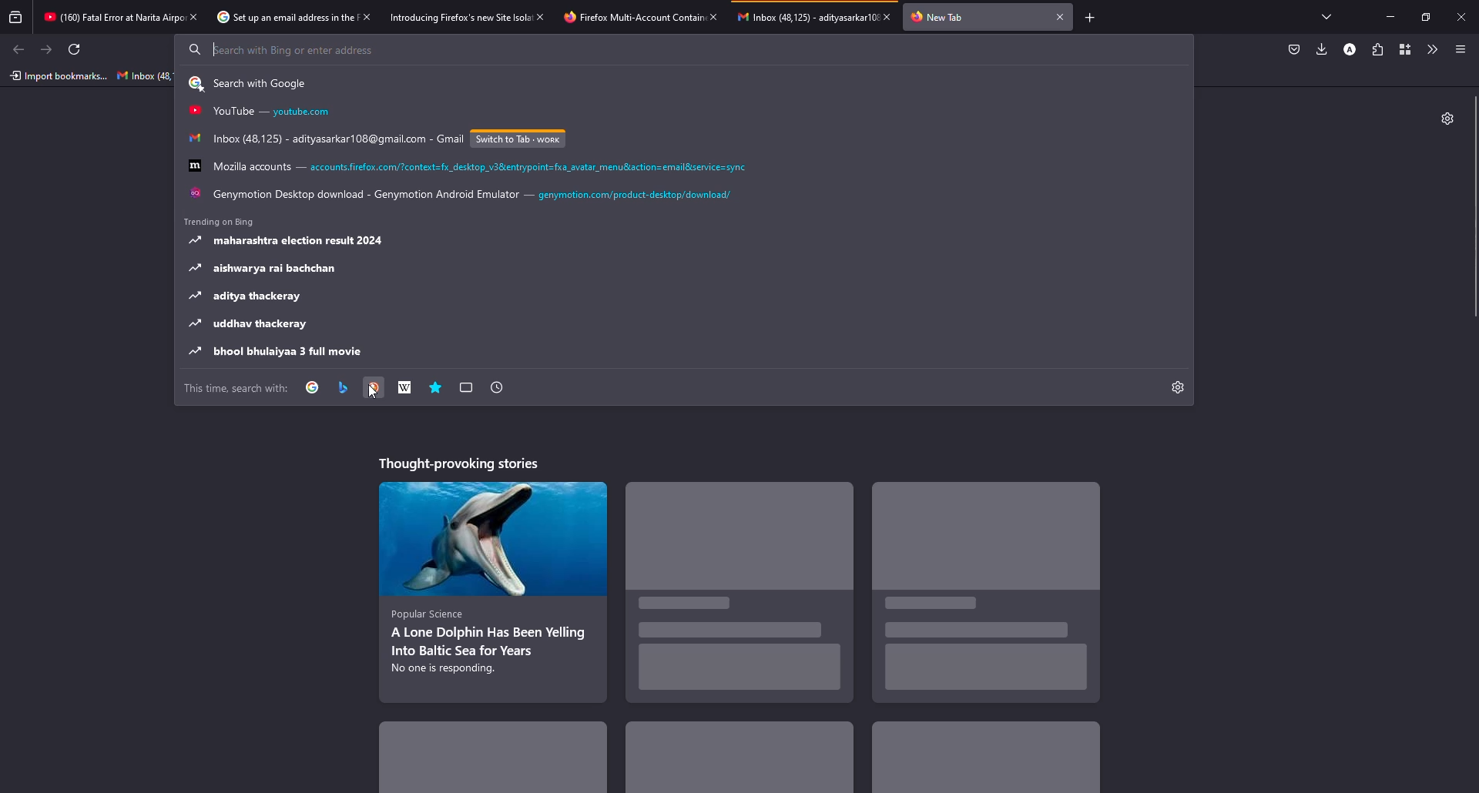 The height and width of the screenshot is (793, 1479). Describe the element at coordinates (48, 49) in the screenshot. I see `` at that location.